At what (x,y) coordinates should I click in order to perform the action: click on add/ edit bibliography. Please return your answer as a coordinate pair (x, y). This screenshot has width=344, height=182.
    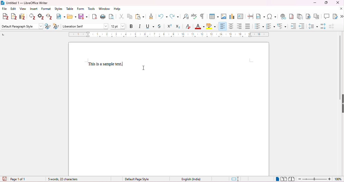
    Looking at the image, I should click on (23, 17).